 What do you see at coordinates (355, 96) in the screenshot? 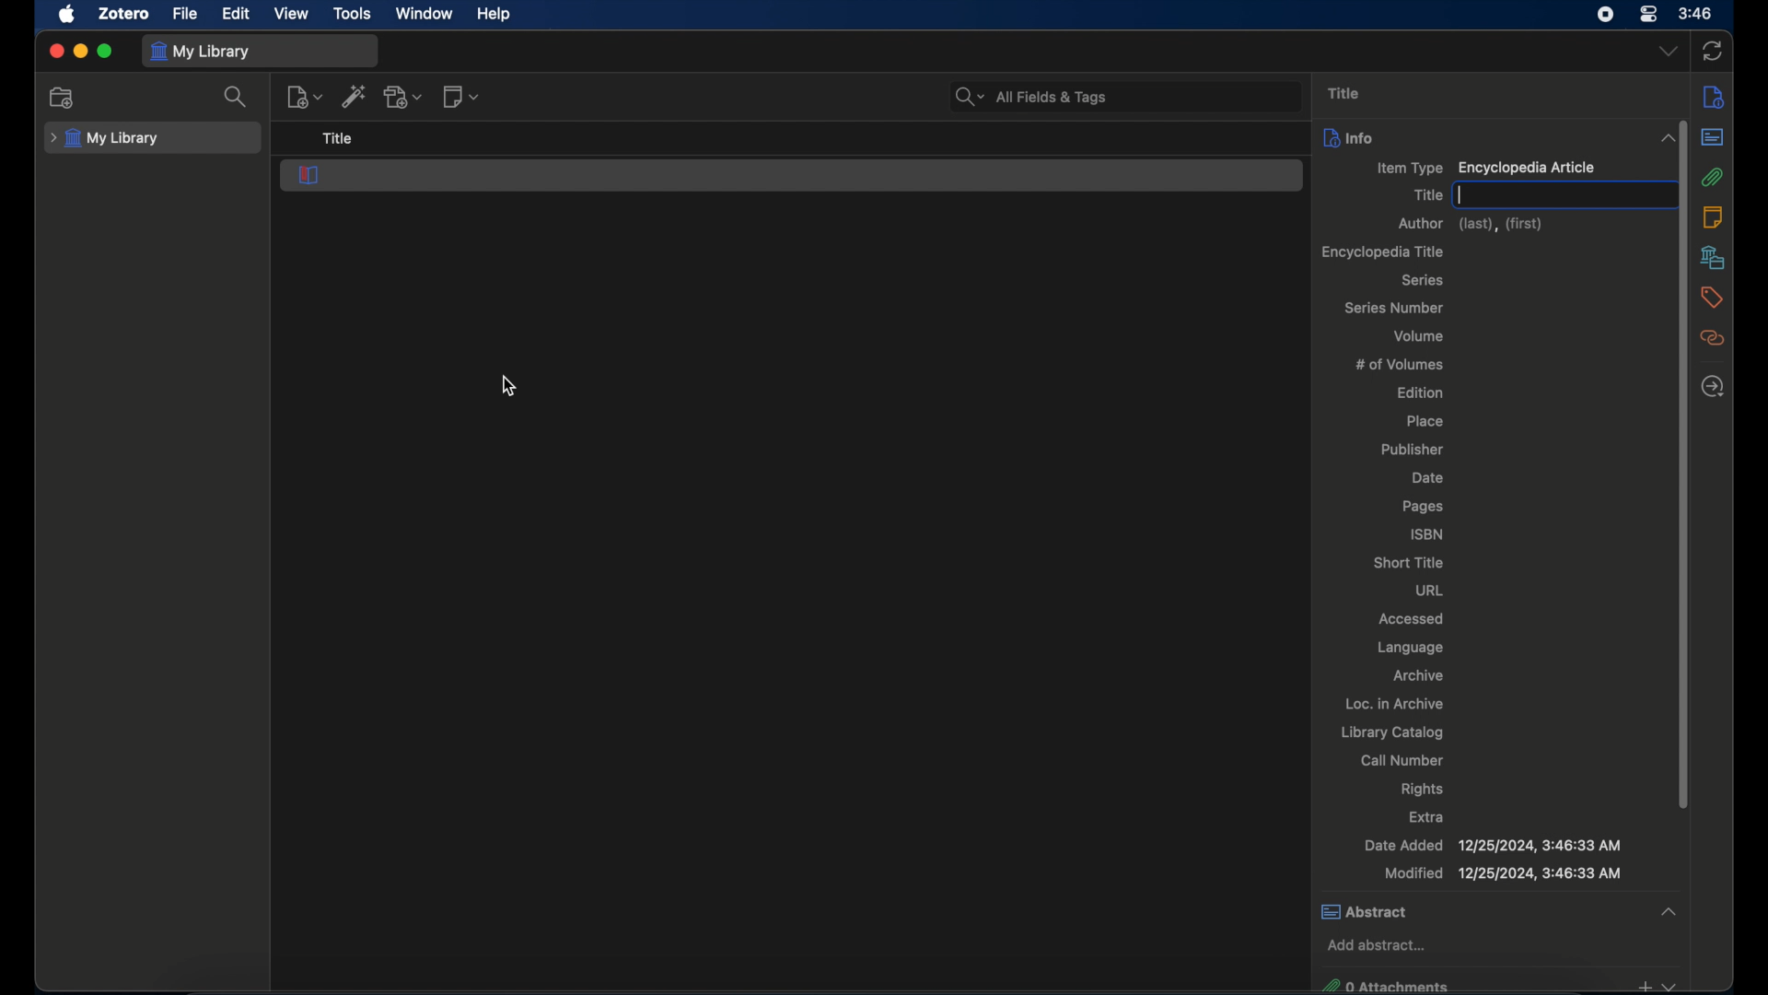
I see `add item by identifier` at bounding box center [355, 96].